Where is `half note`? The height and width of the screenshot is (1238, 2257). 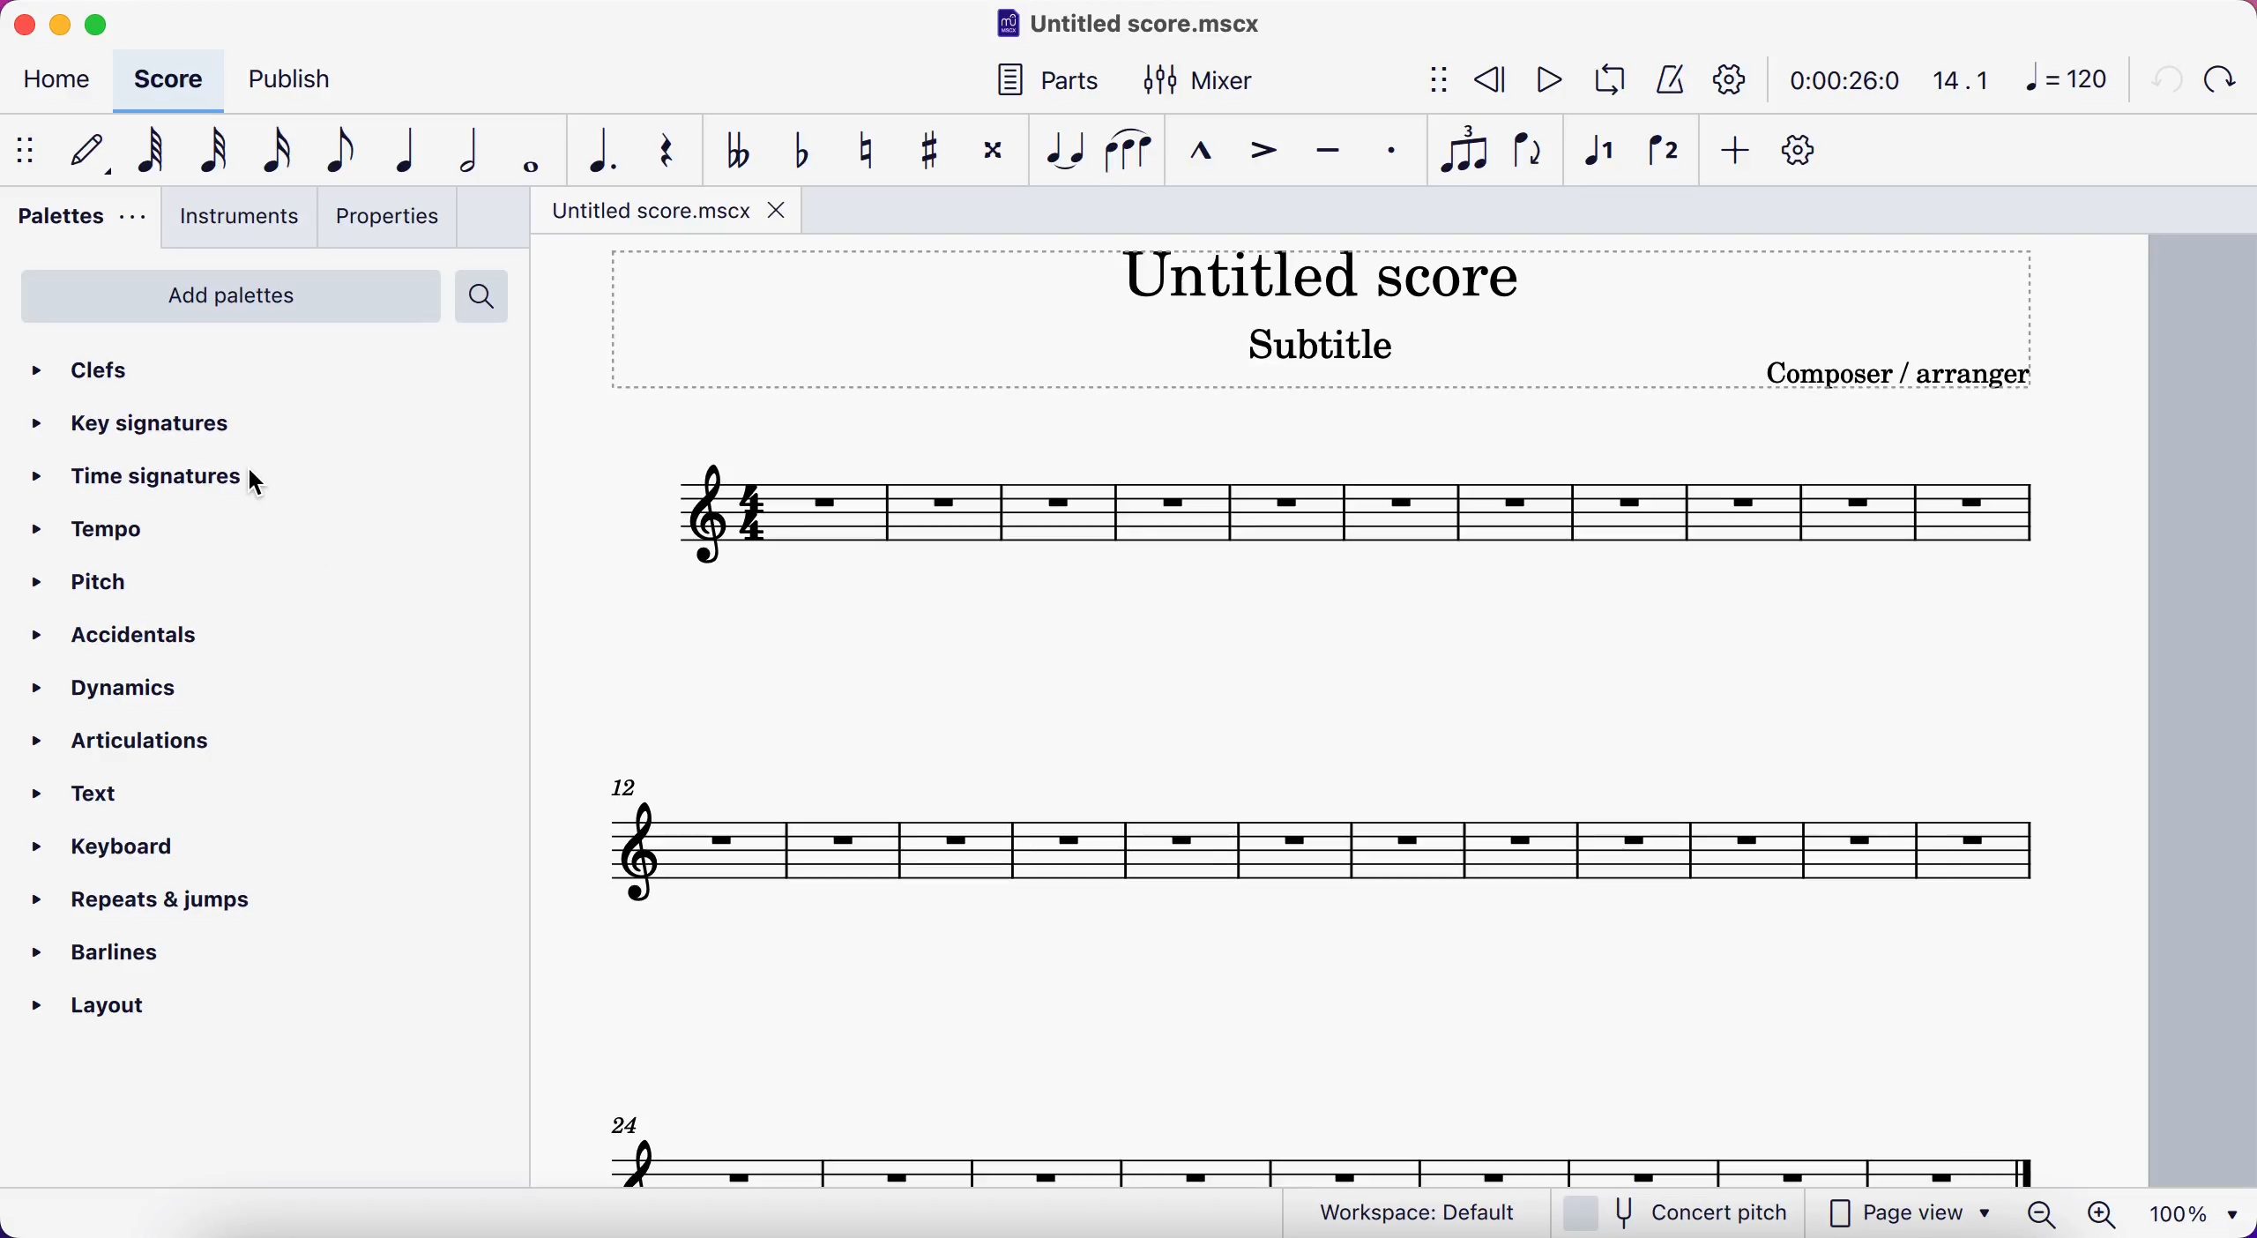
half note is located at coordinates (468, 149).